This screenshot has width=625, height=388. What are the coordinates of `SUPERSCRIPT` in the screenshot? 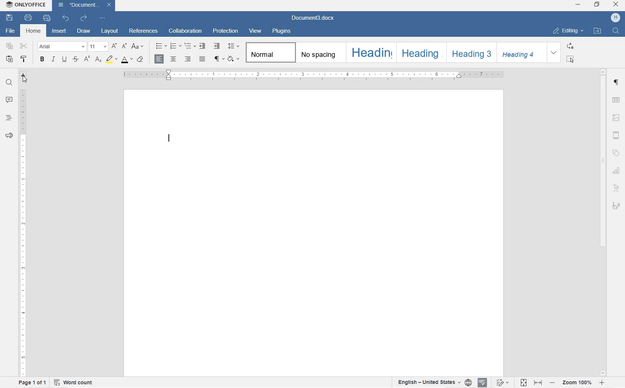 It's located at (87, 59).